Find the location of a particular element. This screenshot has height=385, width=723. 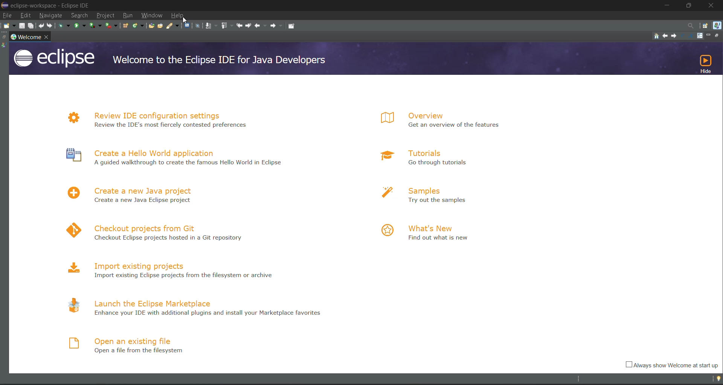

next annotation is located at coordinates (210, 27).